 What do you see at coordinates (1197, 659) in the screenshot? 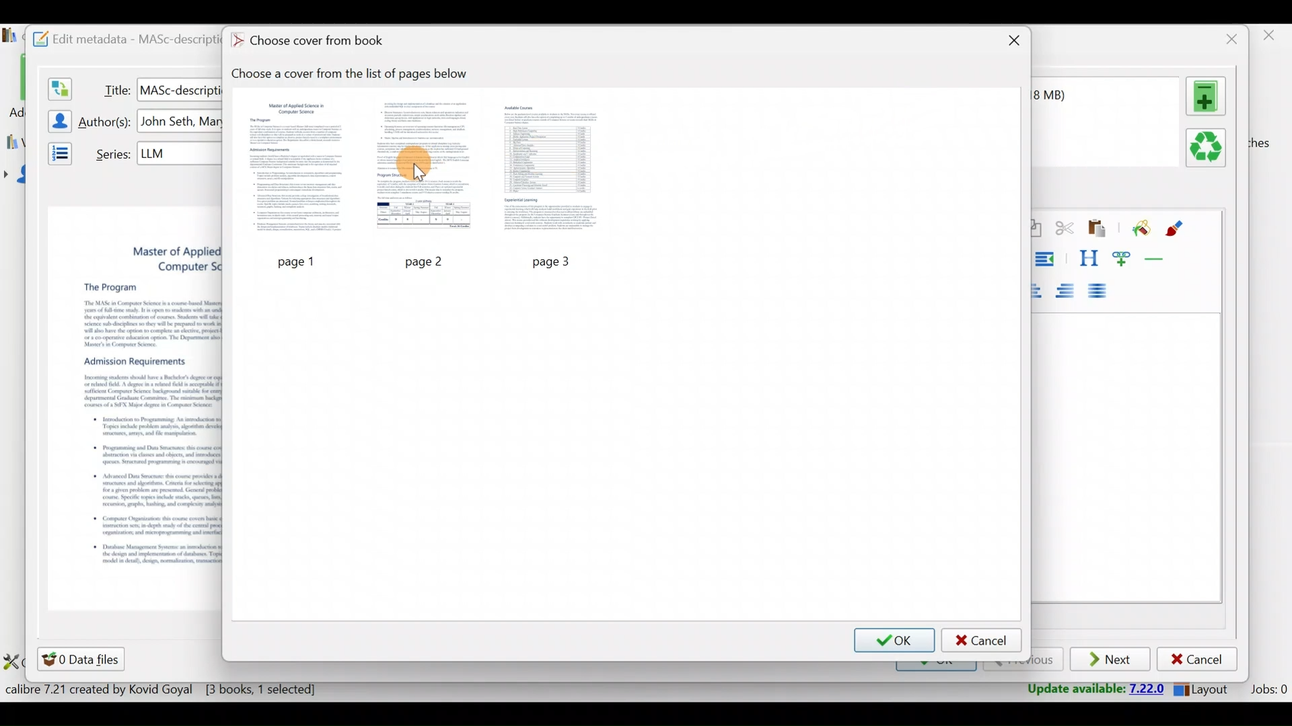
I see `Cancel` at bounding box center [1197, 659].